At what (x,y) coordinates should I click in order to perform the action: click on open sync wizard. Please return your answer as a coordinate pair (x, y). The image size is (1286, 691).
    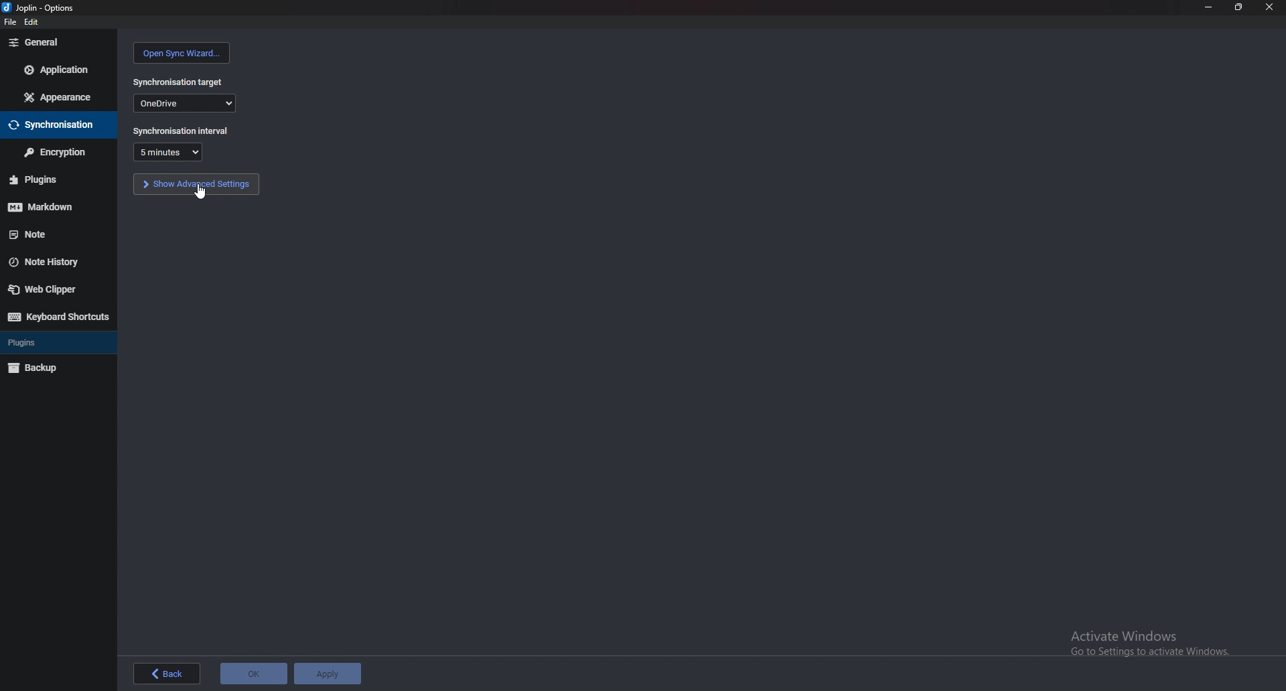
    Looking at the image, I should click on (182, 53).